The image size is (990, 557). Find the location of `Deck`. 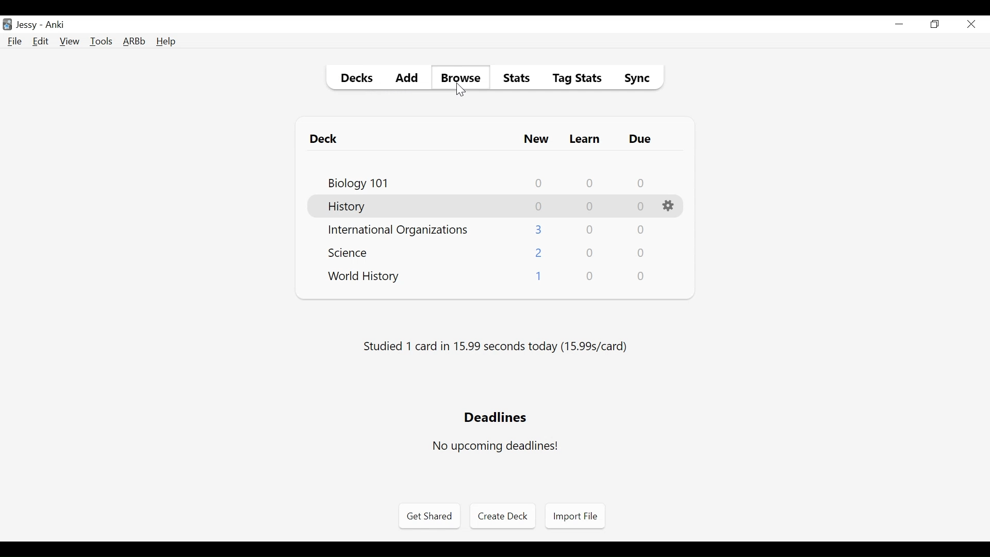

Deck is located at coordinates (322, 138).